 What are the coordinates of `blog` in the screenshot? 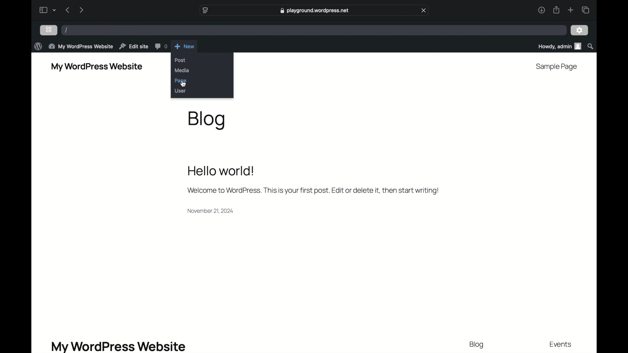 It's located at (477, 345).